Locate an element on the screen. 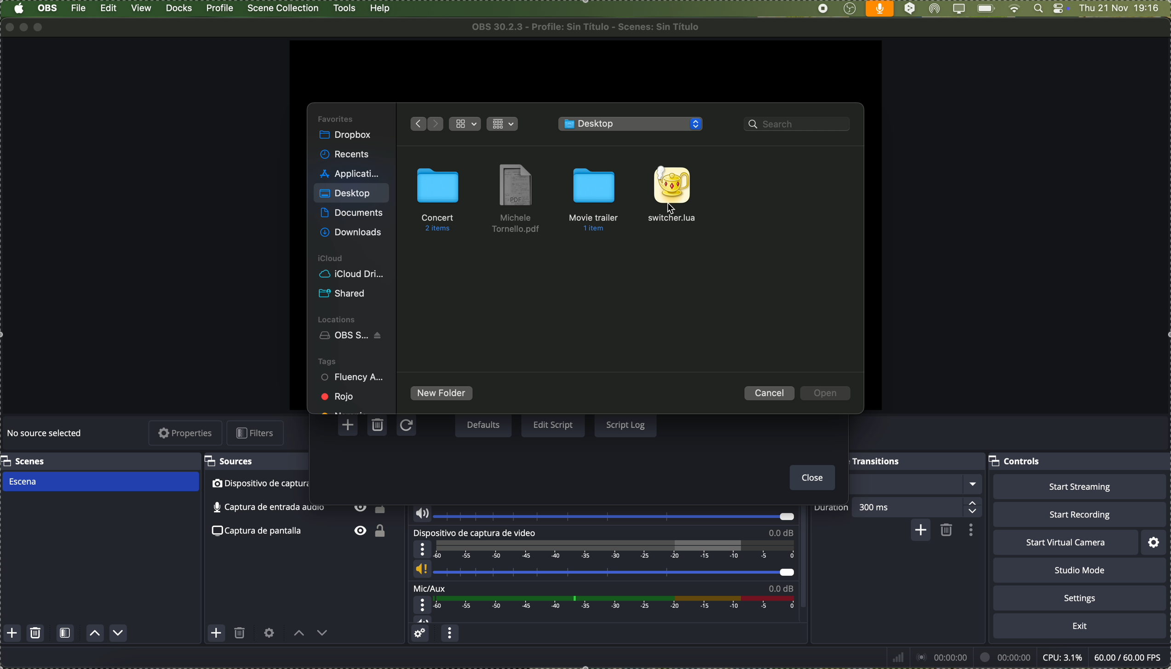 This screenshot has height=669, width=1171. fluency tag is located at coordinates (353, 378).